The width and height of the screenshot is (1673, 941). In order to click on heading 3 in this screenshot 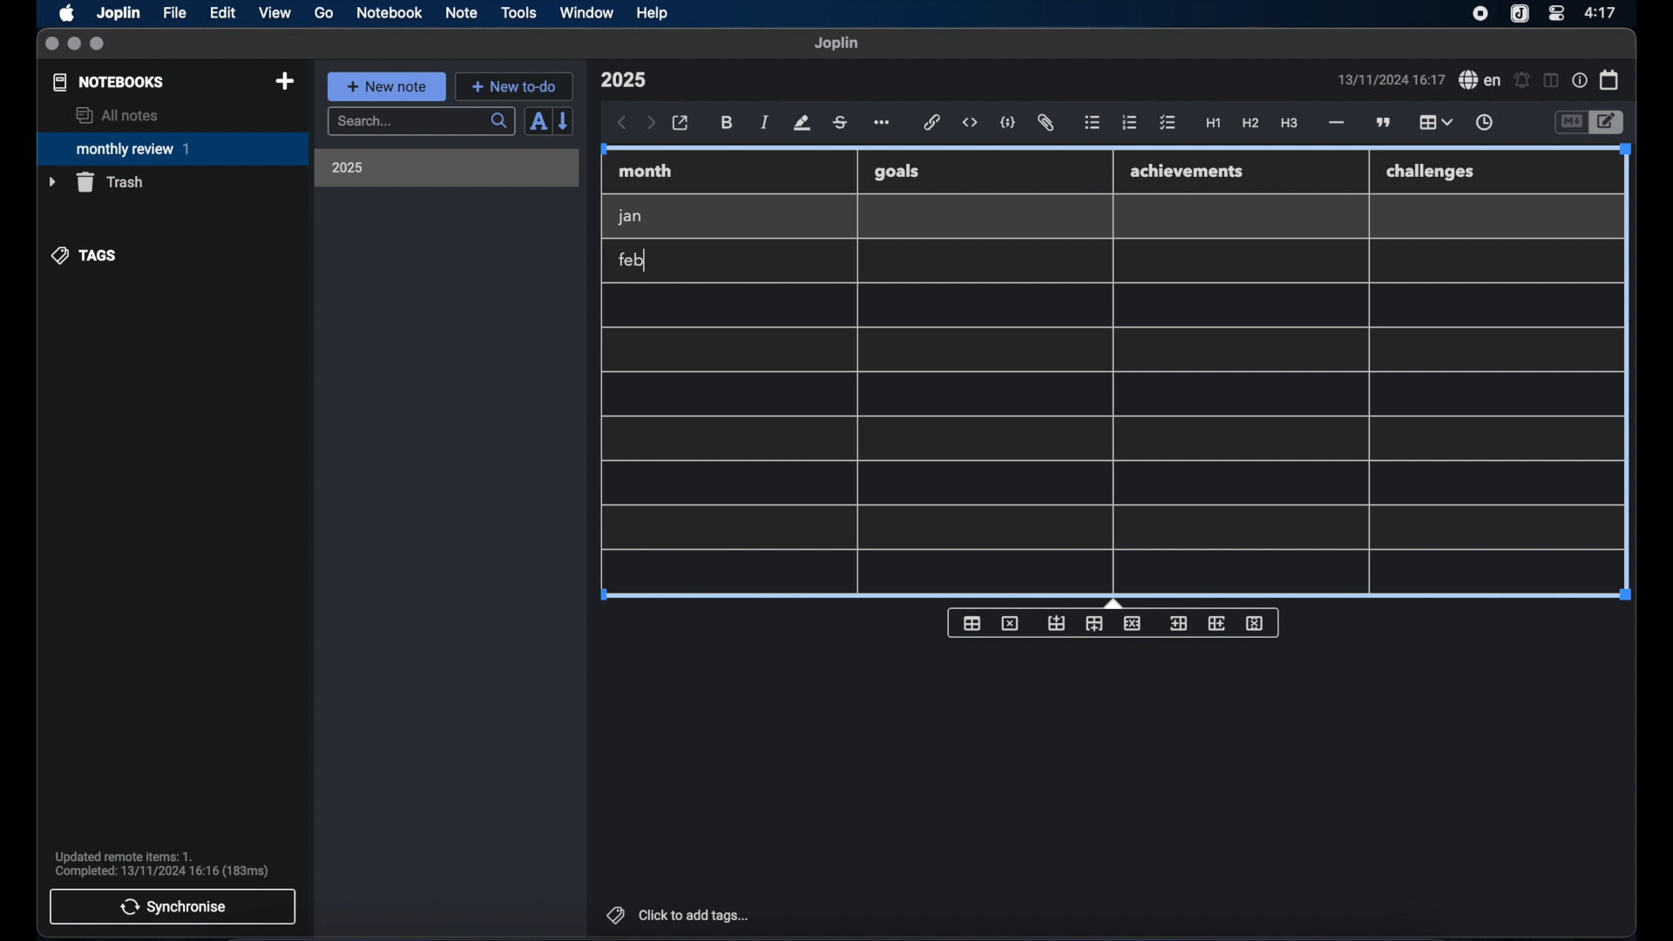, I will do `click(1289, 124)`.